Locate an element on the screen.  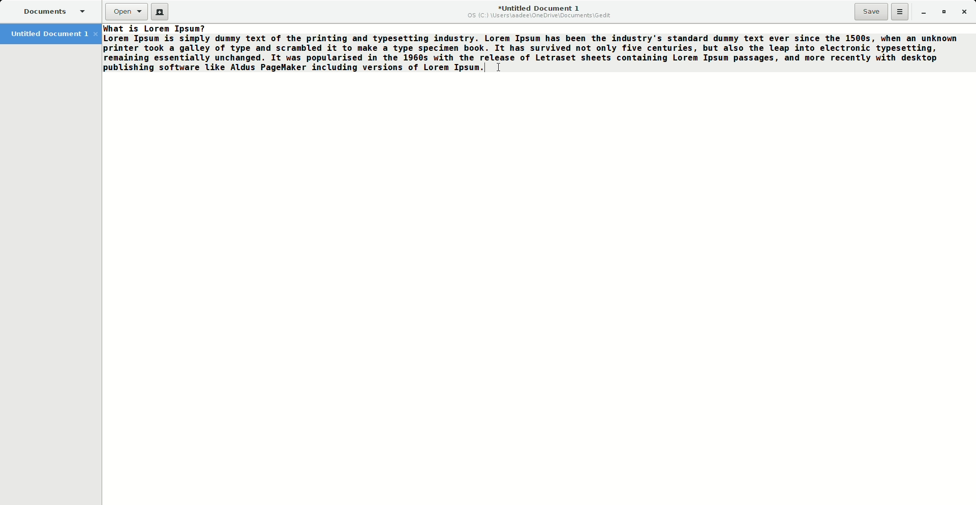
Close is located at coordinates (964, 11).